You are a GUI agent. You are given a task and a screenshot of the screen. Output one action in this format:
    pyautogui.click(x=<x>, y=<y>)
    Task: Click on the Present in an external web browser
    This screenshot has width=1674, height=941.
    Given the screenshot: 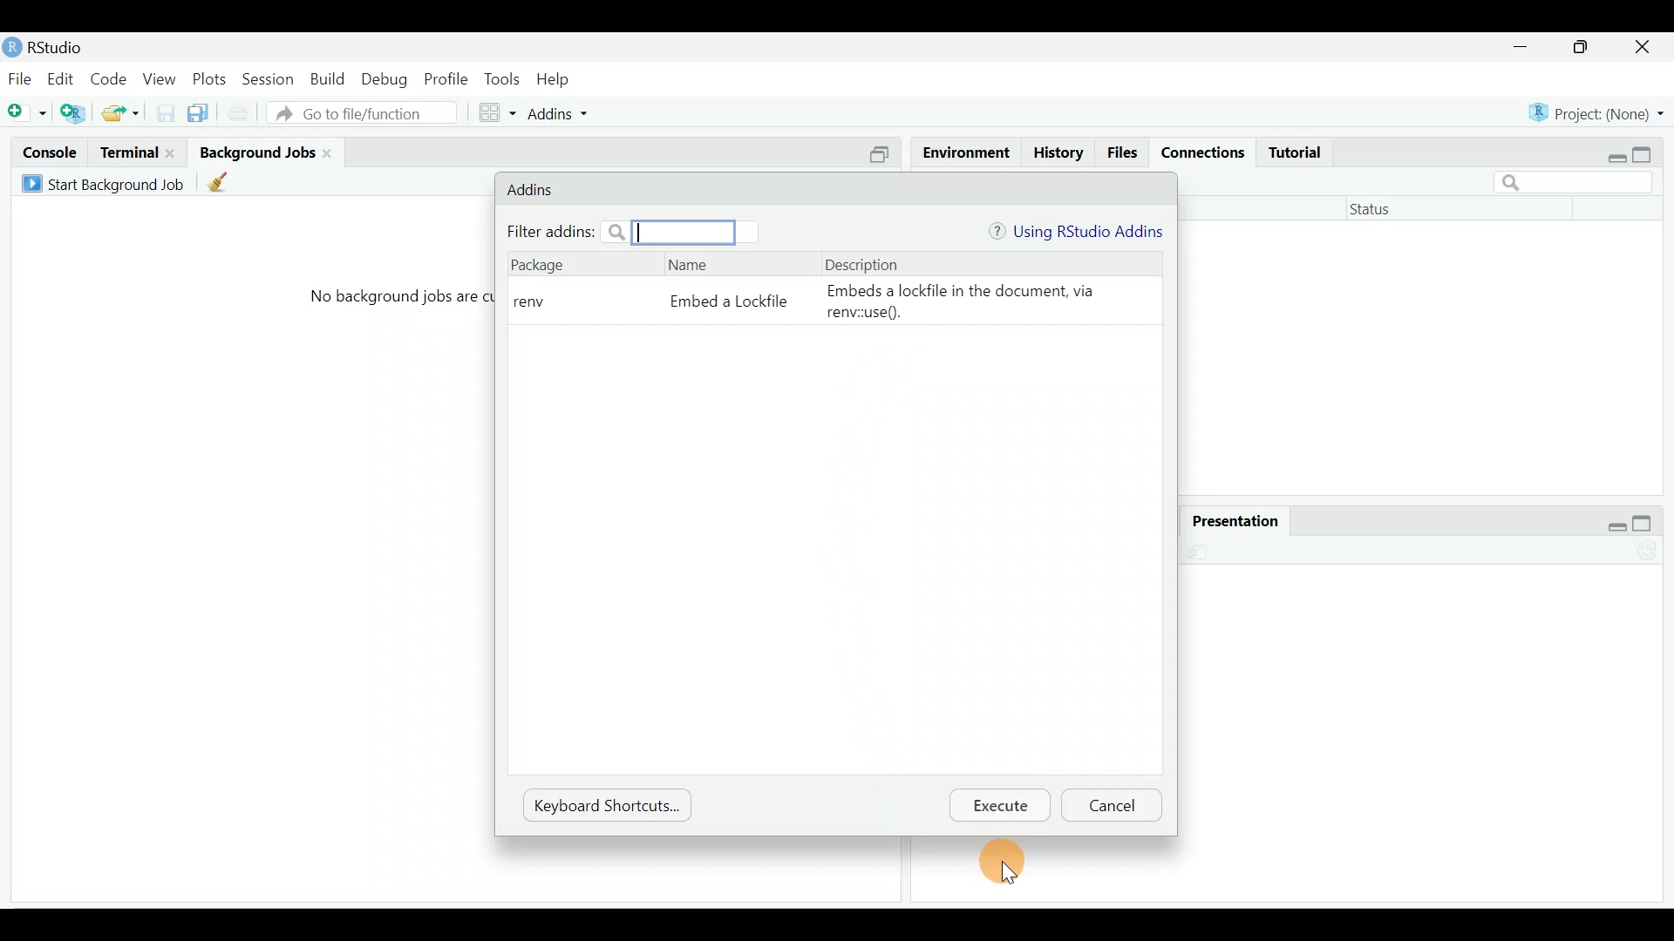 What is the action you would take?
    pyautogui.click(x=971, y=553)
    